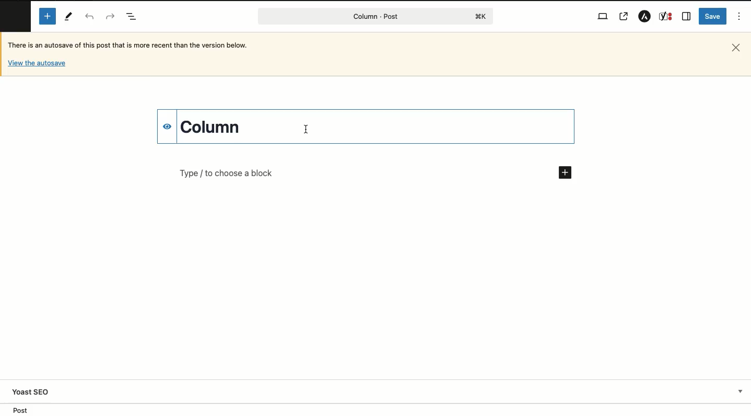 This screenshot has width=751, height=416. I want to click on Document overview, so click(132, 15).